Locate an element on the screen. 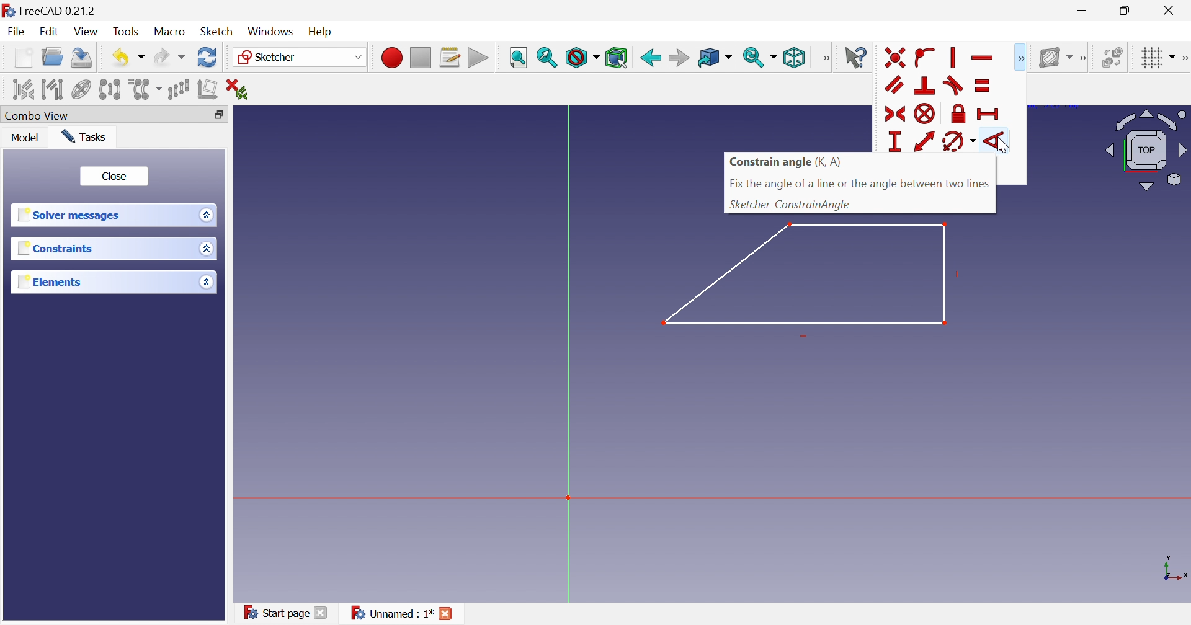 The height and width of the screenshot is (625, 1191). More is located at coordinates (826, 58).